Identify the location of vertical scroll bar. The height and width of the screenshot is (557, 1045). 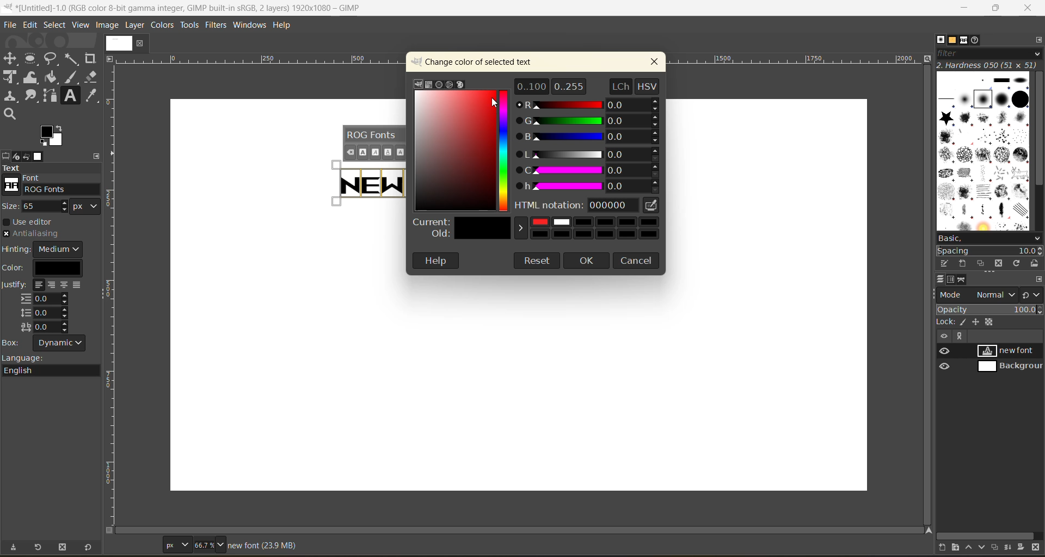
(1038, 131).